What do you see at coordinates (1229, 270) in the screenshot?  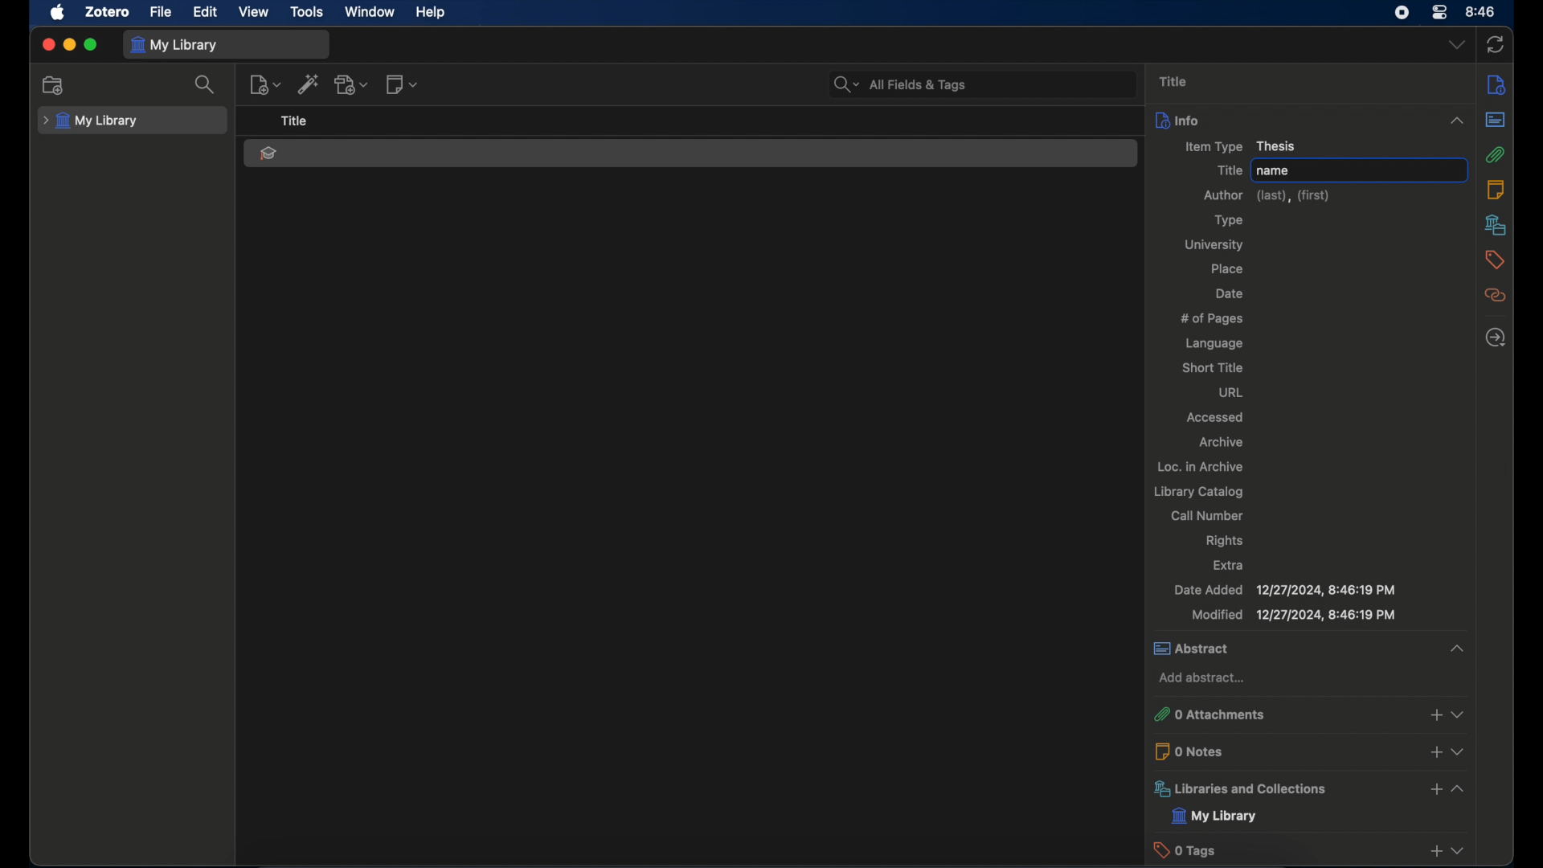 I see `place` at bounding box center [1229, 270].